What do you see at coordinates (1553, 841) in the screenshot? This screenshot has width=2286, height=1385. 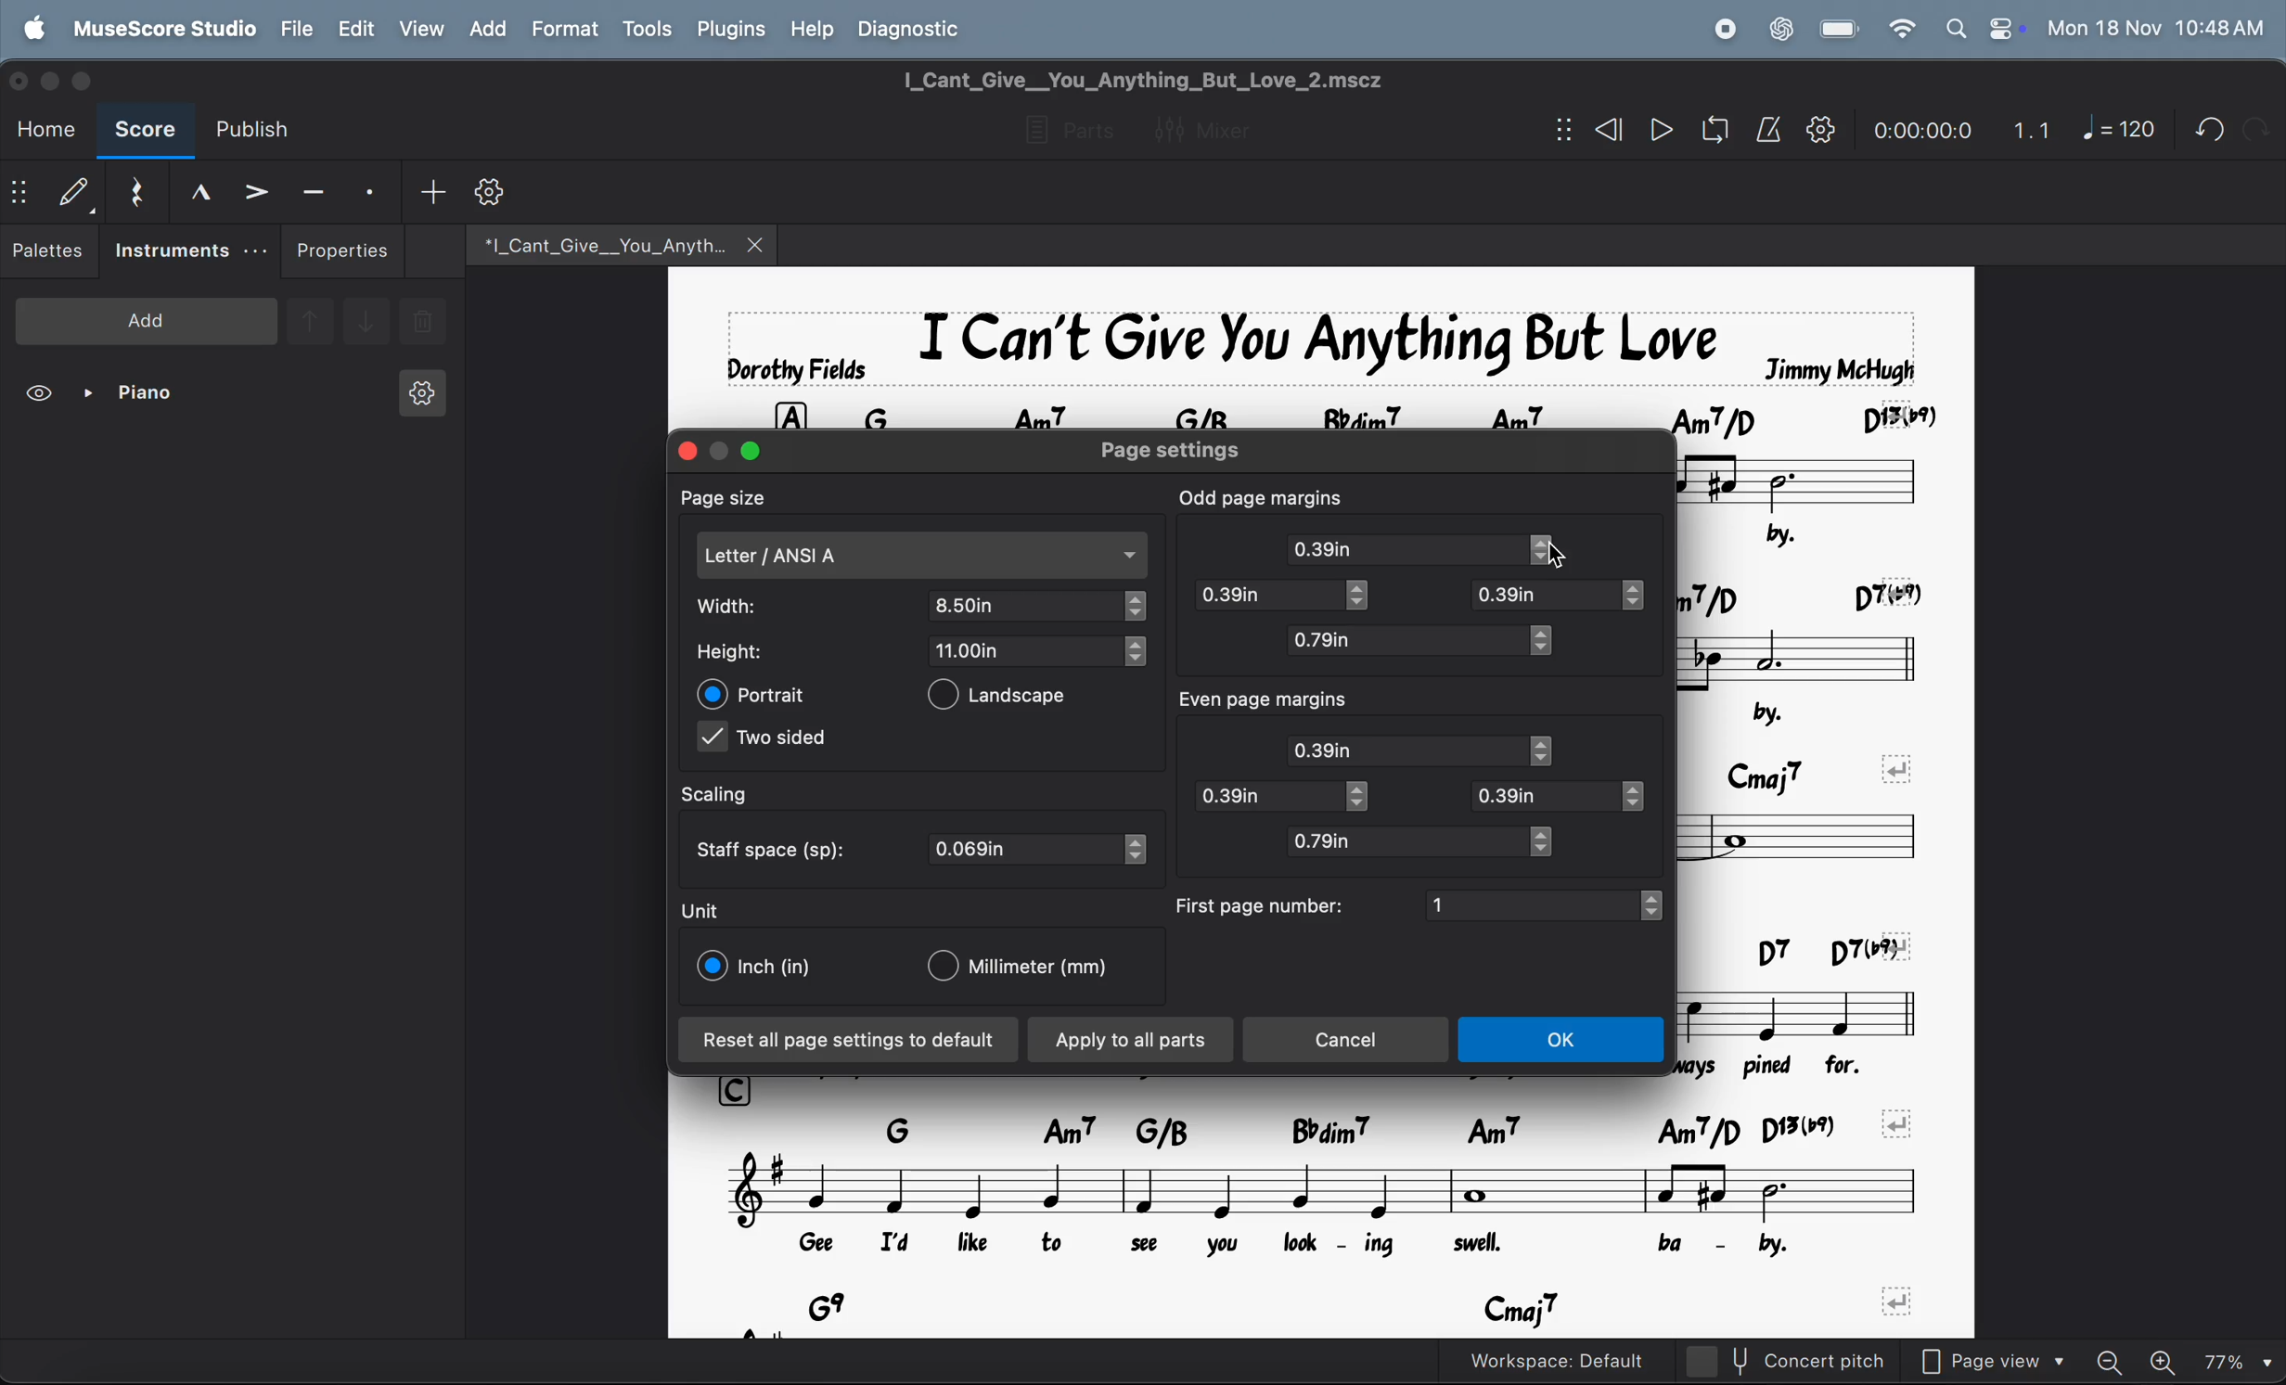 I see `toggle` at bounding box center [1553, 841].